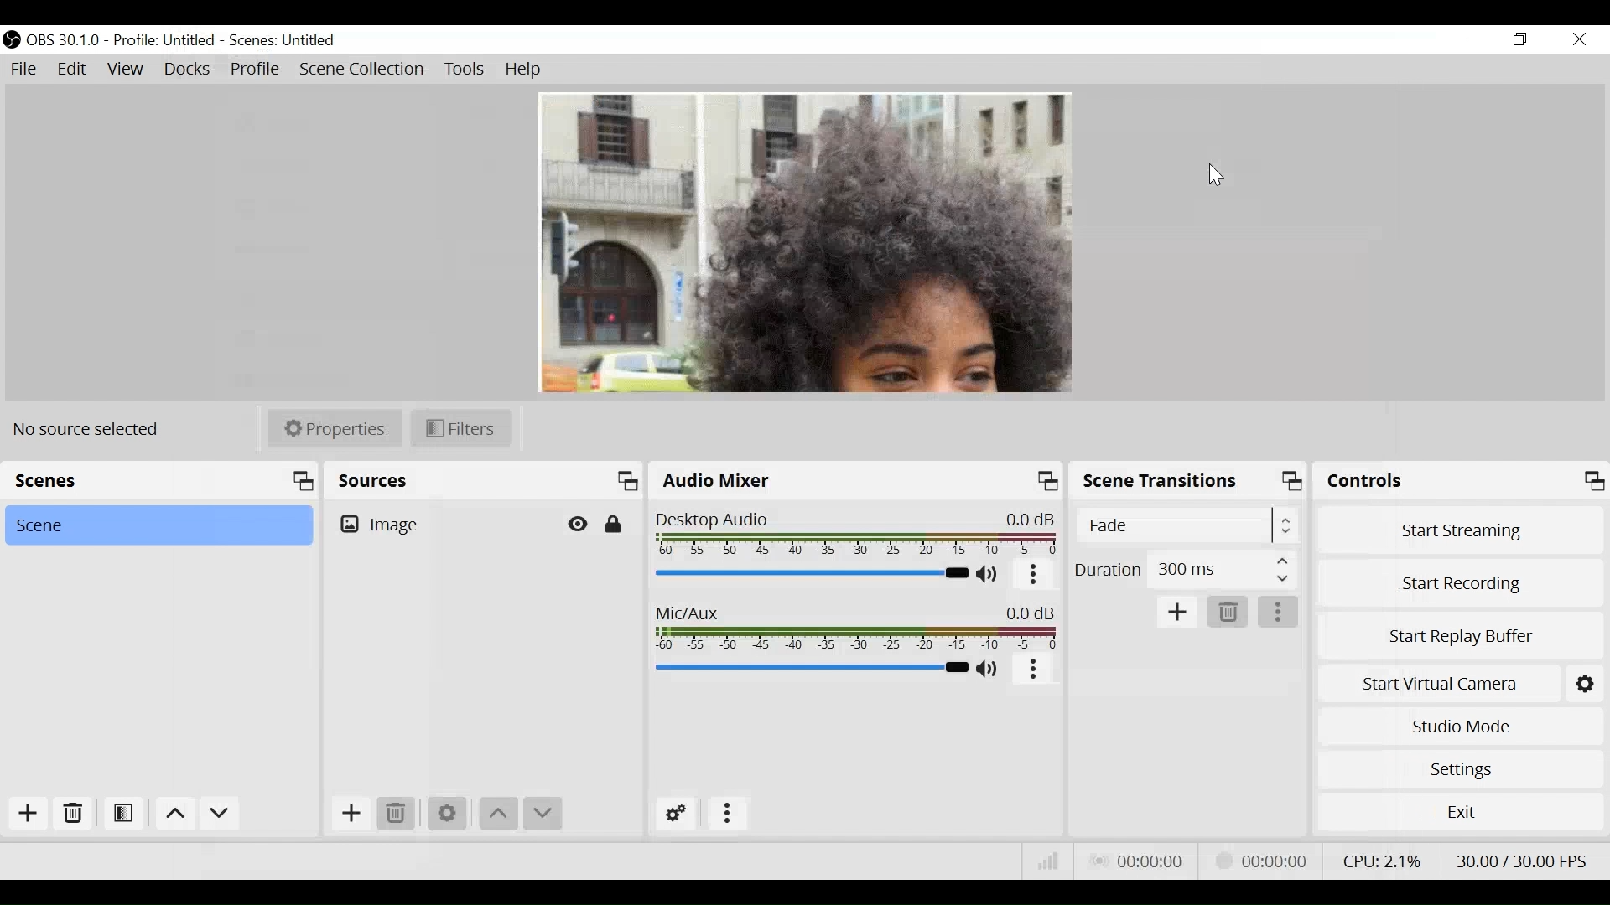 This screenshot has height=905, width=1610. I want to click on OBS 30.1.0, so click(63, 40).